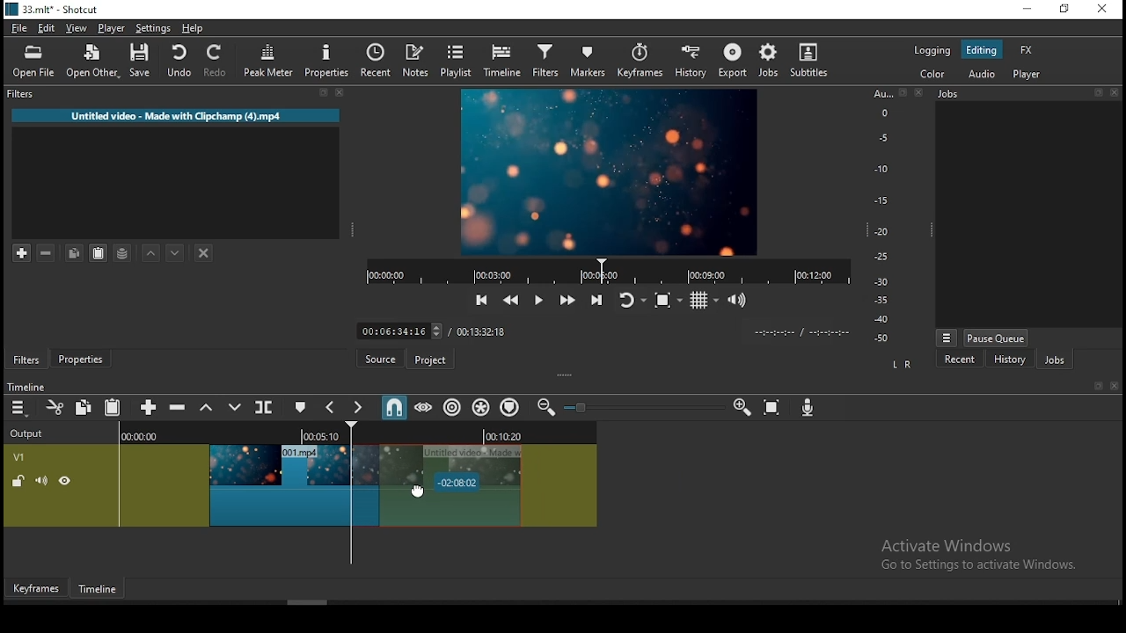  I want to click on options, so click(947, 336).